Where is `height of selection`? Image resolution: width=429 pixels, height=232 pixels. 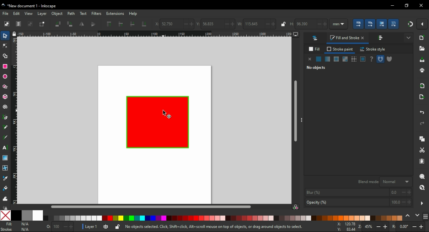 height of selection is located at coordinates (292, 23).